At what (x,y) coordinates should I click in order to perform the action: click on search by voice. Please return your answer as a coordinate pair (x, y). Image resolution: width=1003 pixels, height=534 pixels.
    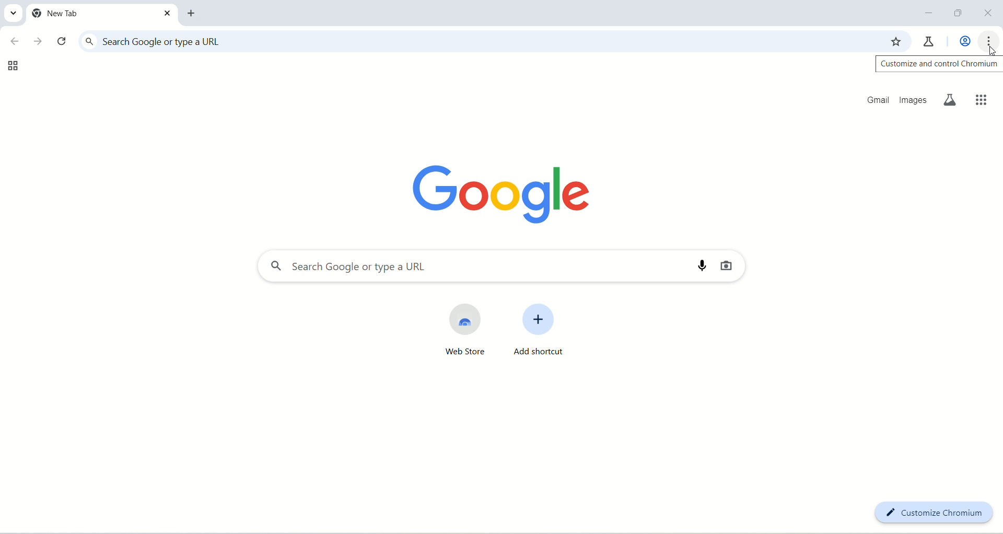
    Looking at the image, I should click on (697, 266).